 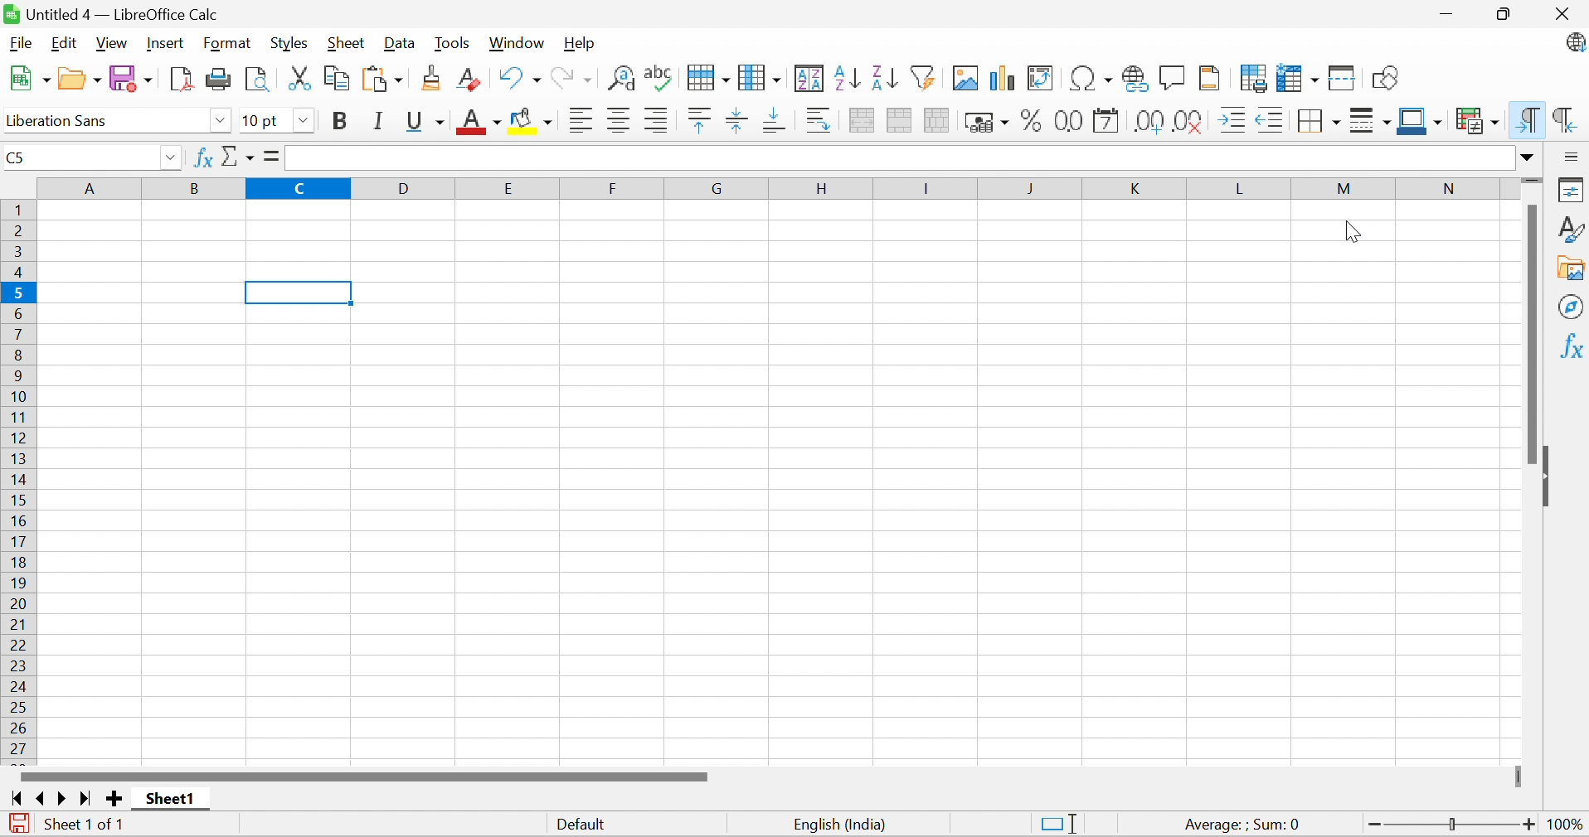 I want to click on Navigator, so click(x=1572, y=306).